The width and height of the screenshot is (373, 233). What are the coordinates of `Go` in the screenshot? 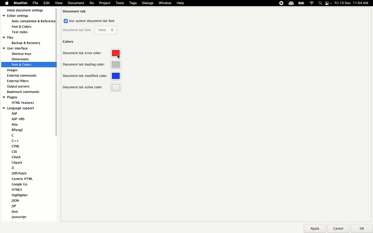 It's located at (92, 3).